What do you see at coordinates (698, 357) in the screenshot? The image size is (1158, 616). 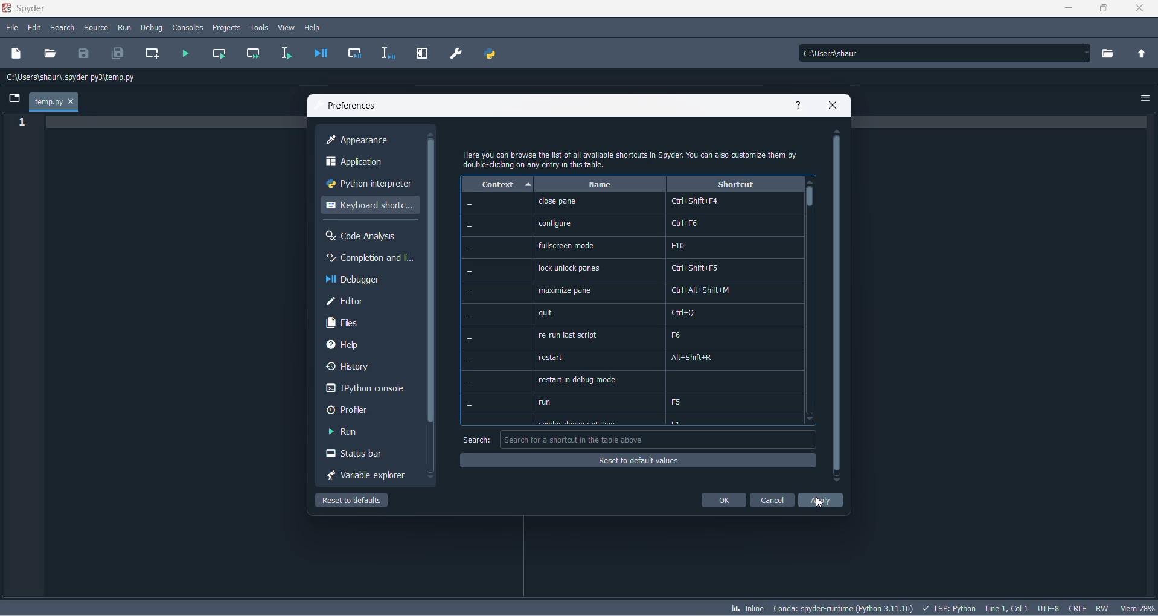 I see `Alt+Shift+R` at bounding box center [698, 357].